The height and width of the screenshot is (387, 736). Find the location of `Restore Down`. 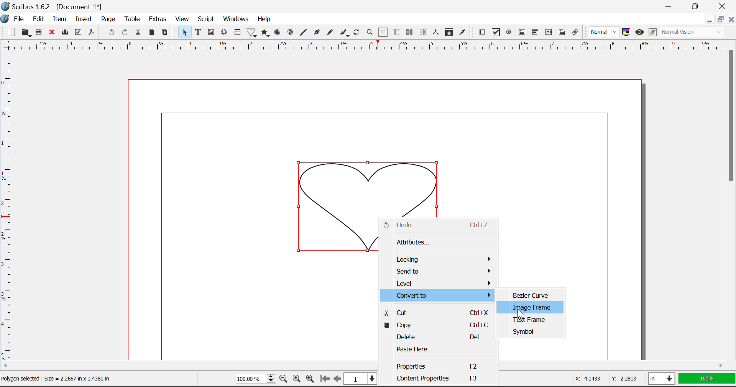

Restore Down is located at coordinates (671, 6).